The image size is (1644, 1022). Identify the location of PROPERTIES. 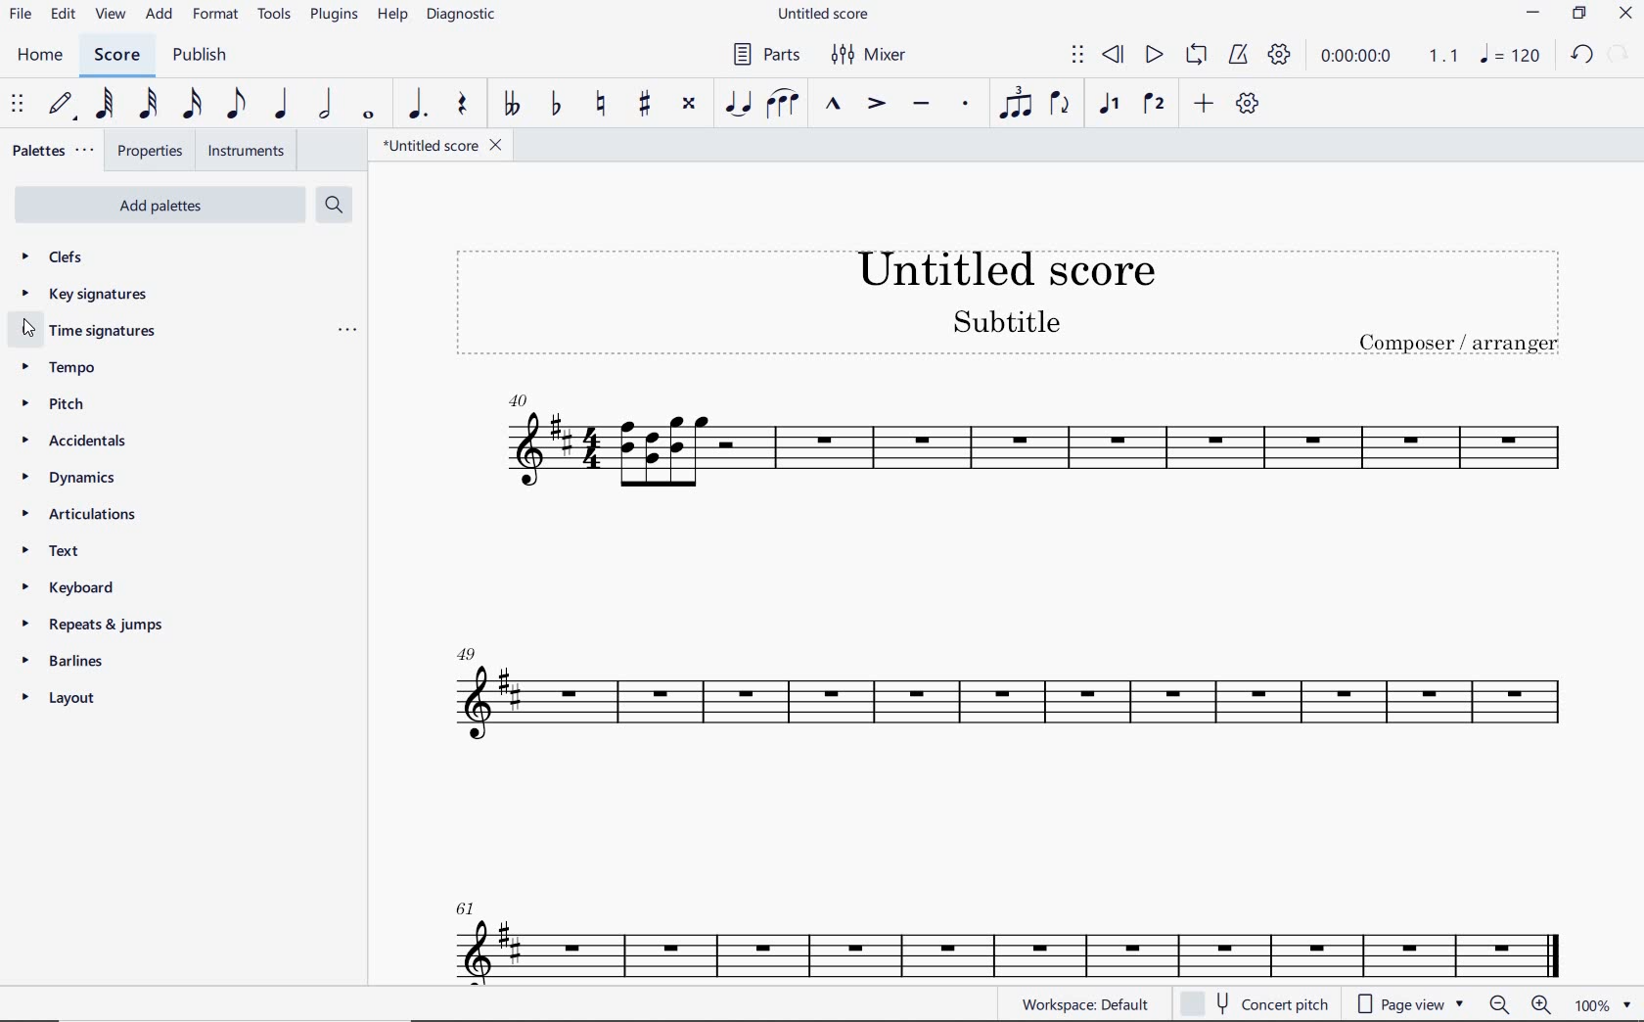
(149, 152).